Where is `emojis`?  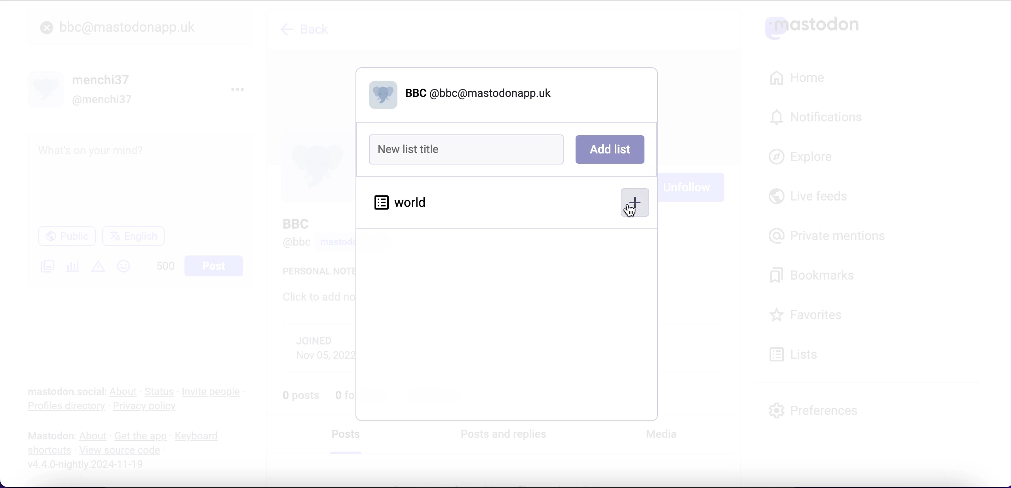
emojis is located at coordinates (127, 270).